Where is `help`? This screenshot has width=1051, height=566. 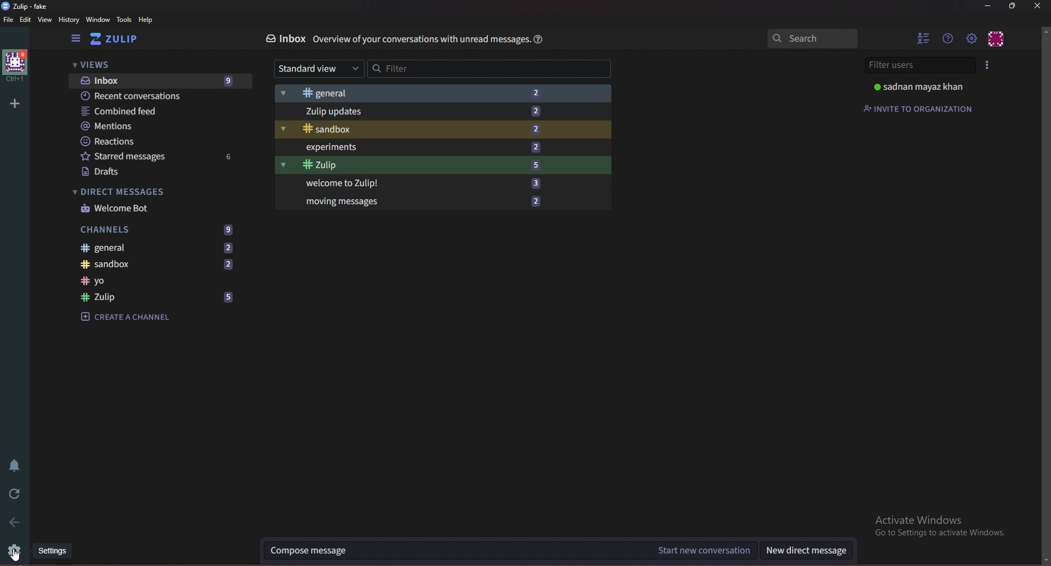 help is located at coordinates (148, 20).